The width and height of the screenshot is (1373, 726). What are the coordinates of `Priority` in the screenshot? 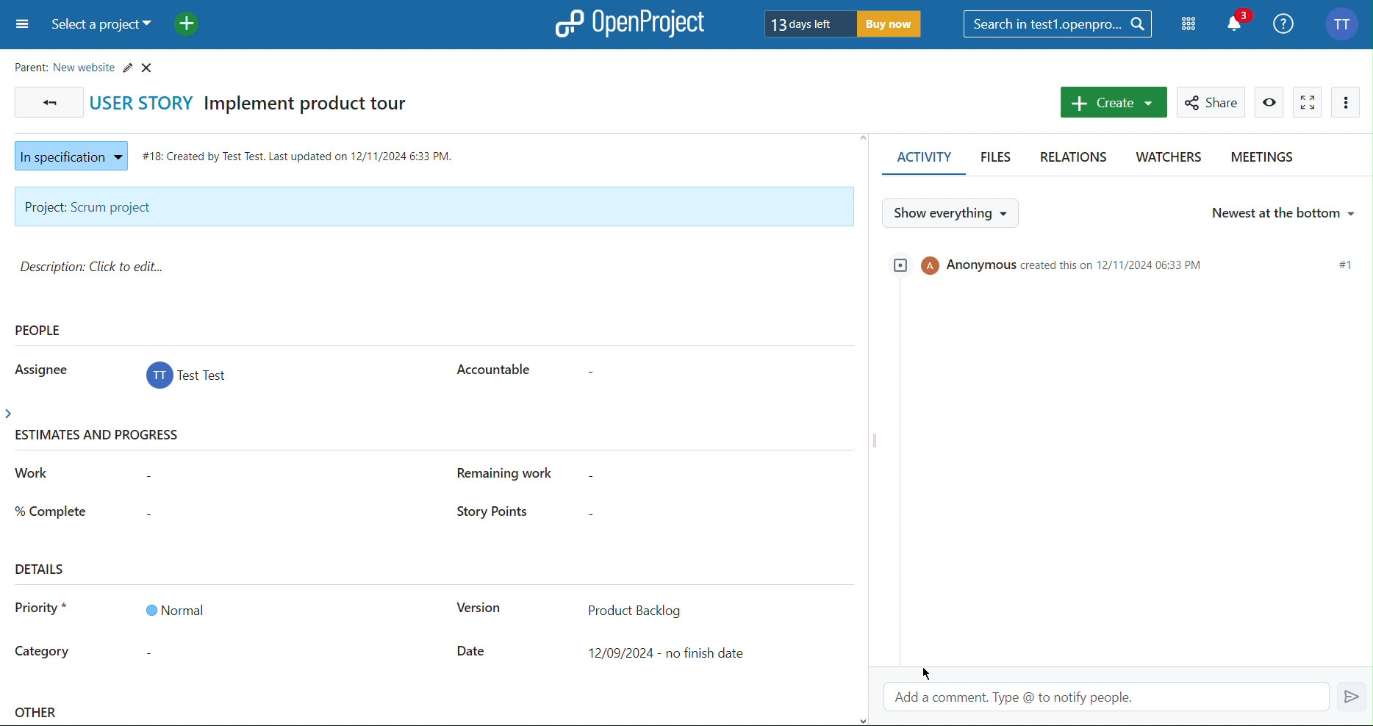 It's located at (41, 611).